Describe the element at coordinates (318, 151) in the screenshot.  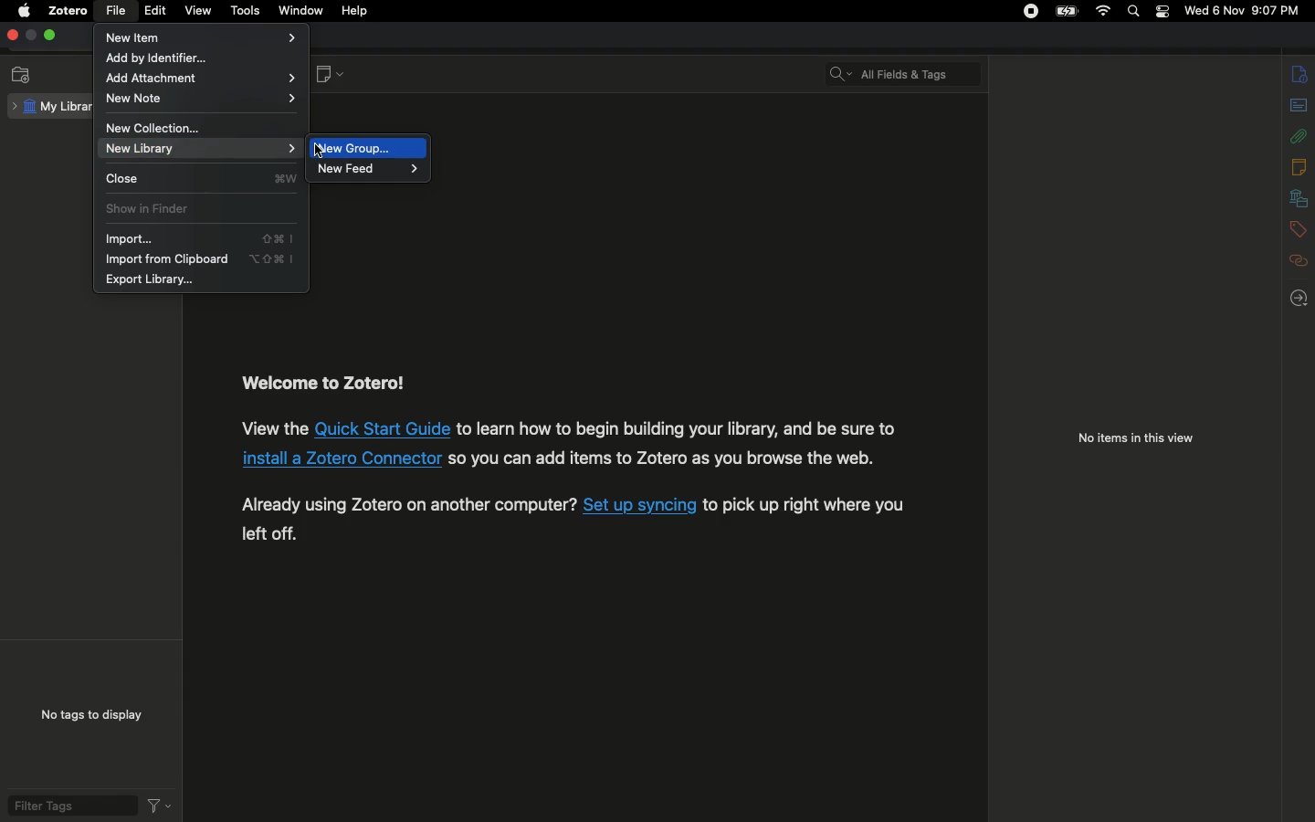
I see `cursor` at that location.